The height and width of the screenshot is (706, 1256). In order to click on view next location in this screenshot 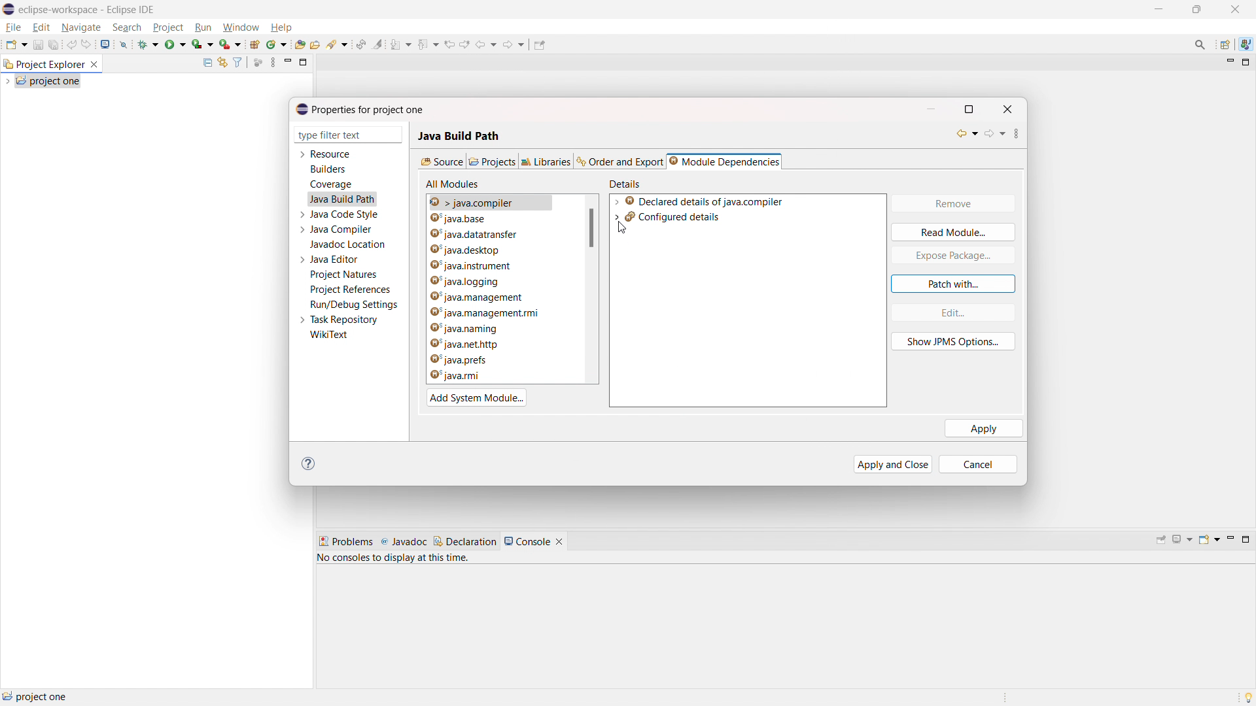, I will do `click(464, 42)`.